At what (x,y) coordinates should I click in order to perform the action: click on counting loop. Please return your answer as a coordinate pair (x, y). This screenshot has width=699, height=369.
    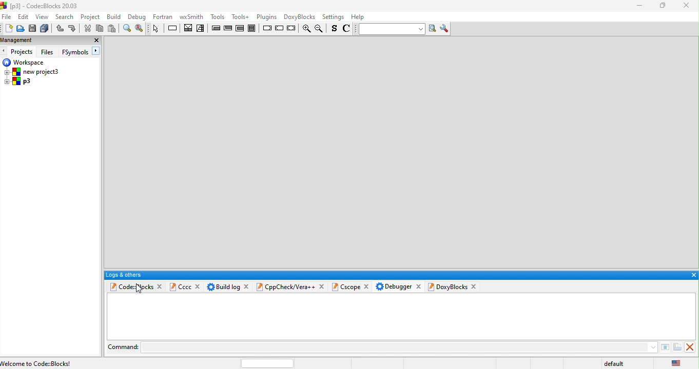
    Looking at the image, I should click on (241, 28).